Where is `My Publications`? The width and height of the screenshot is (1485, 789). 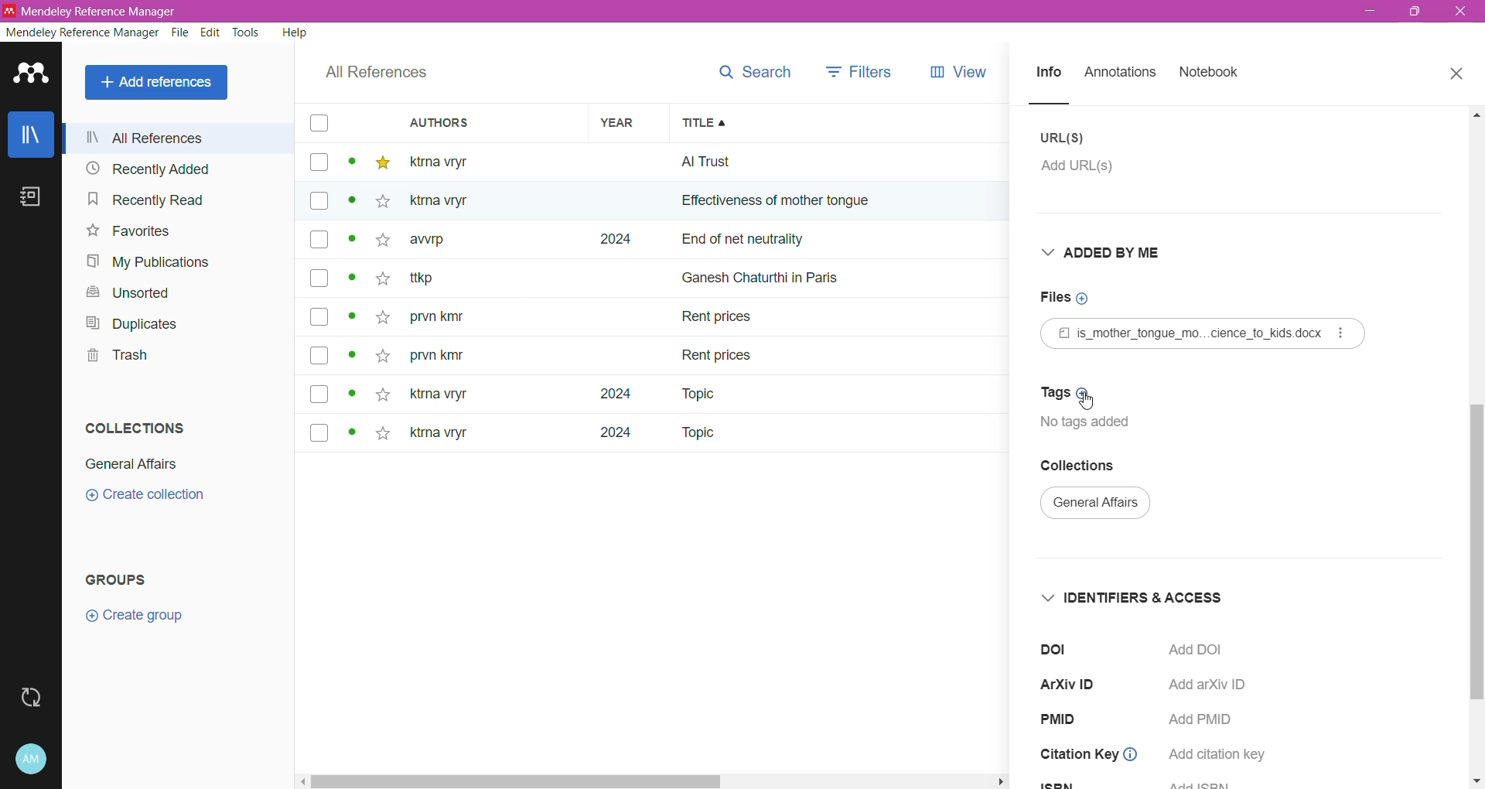
My Publications is located at coordinates (151, 262).